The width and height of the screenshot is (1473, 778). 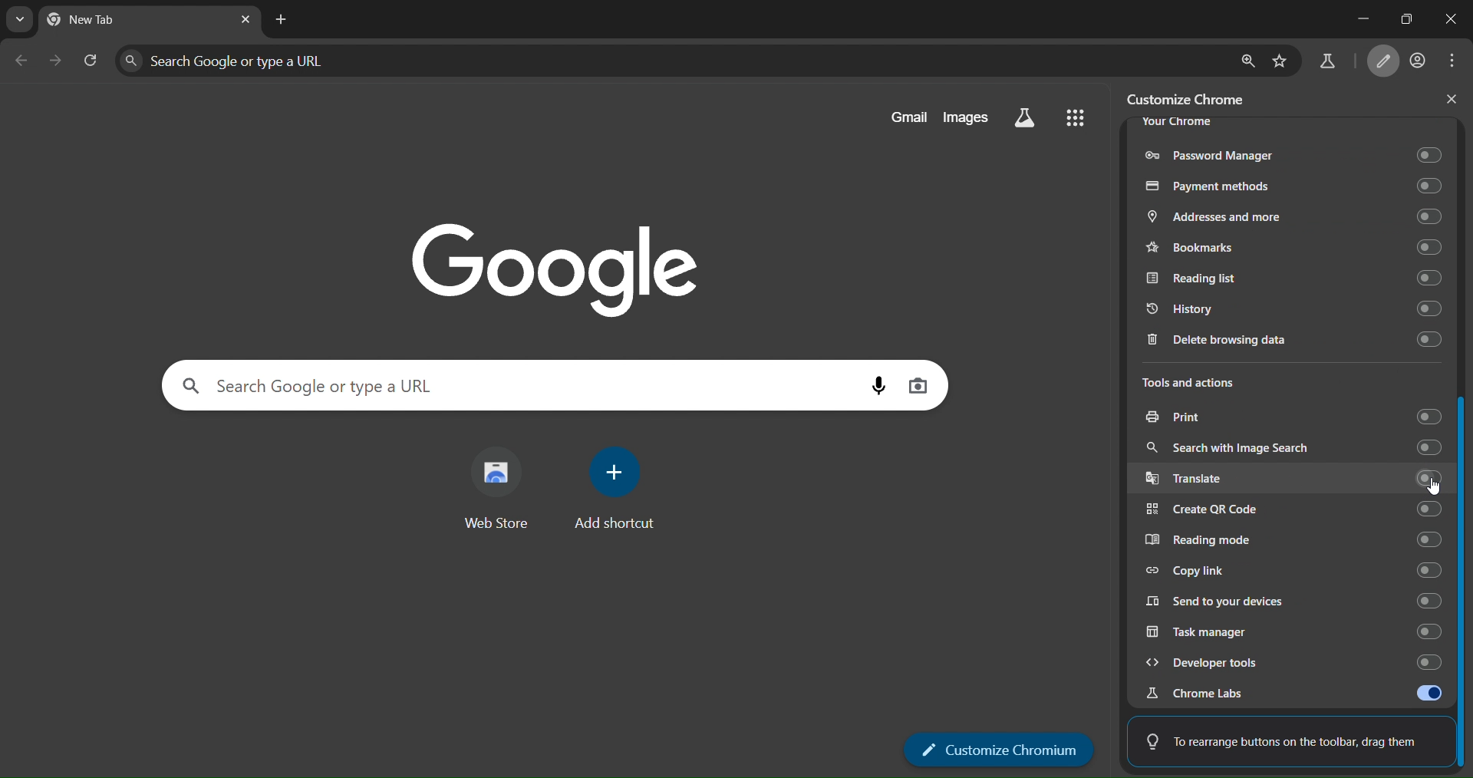 What do you see at coordinates (21, 59) in the screenshot?
I see `go back one page` at bounding box center [21, 59].